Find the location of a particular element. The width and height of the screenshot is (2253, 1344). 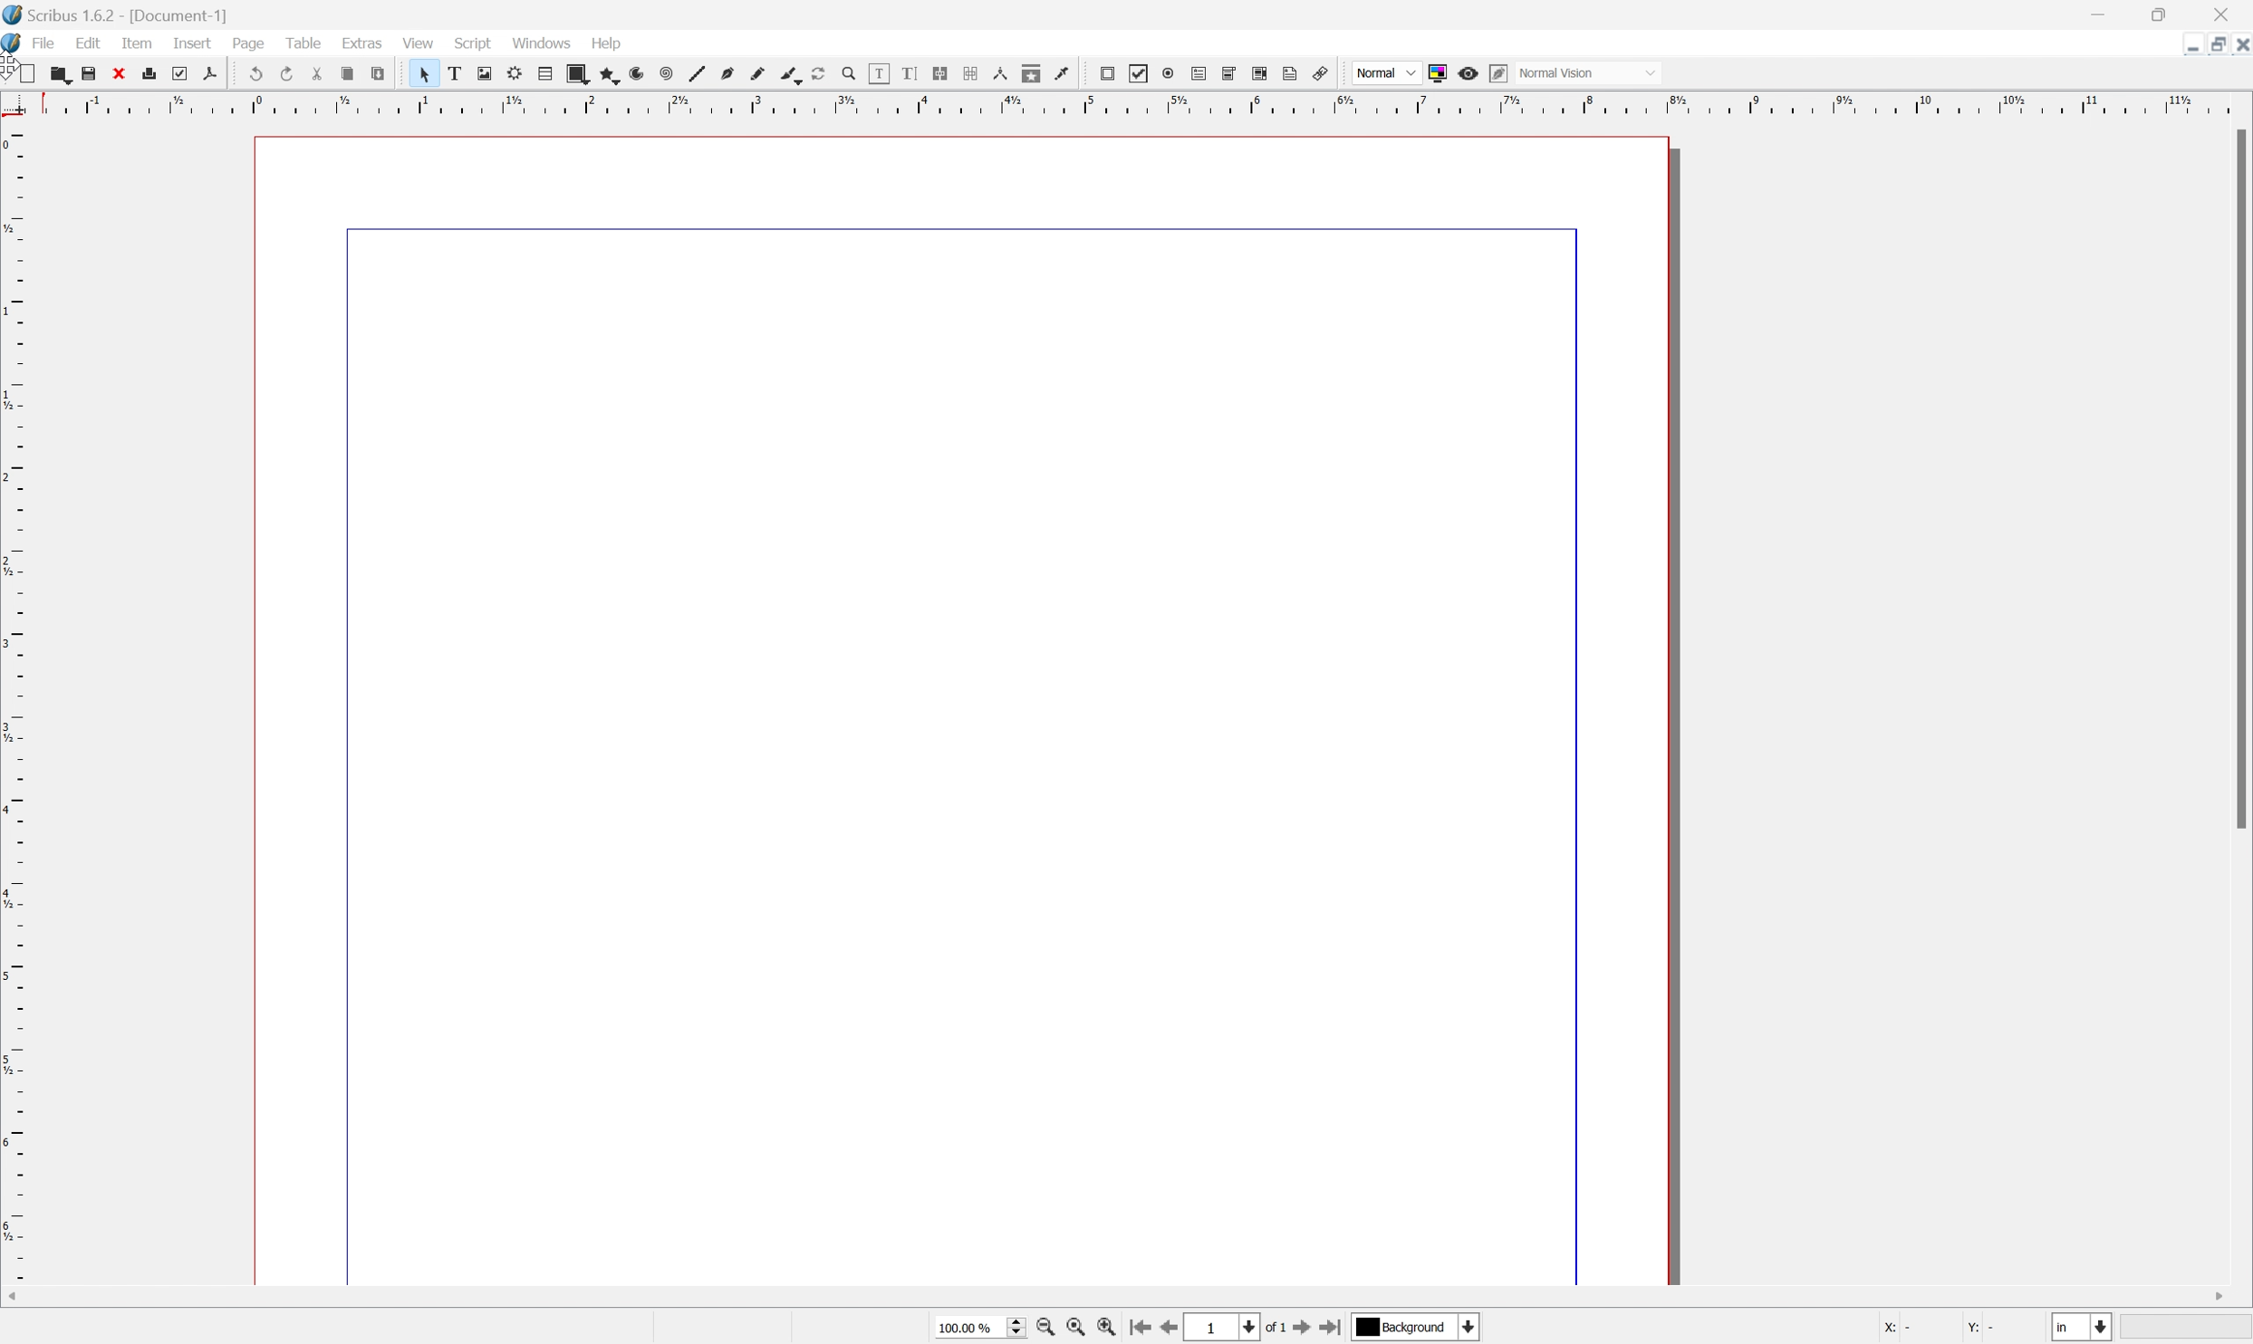

rotate item is located at coordinates (817, 73).